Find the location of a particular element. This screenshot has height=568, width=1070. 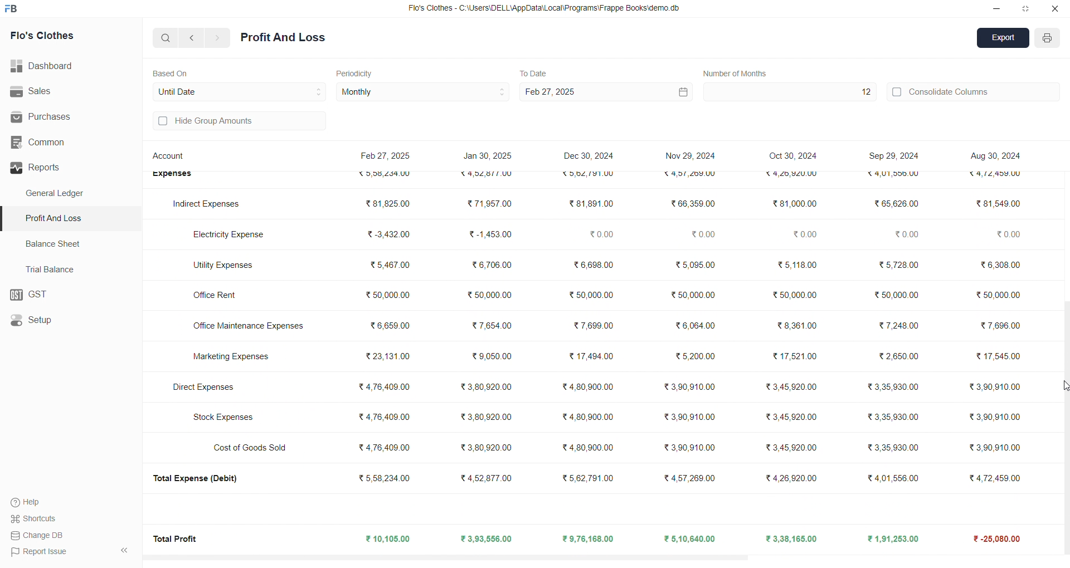

Sales is located at coordinates (64, 92).